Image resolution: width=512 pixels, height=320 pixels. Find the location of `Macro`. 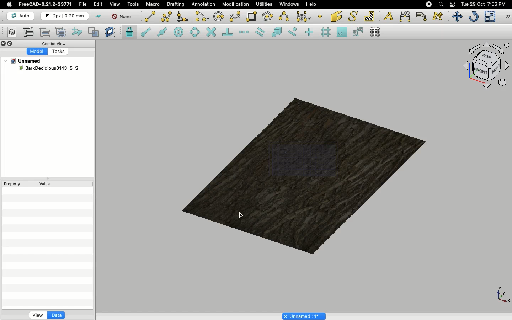

Macro is located at coordinates (153, 4).